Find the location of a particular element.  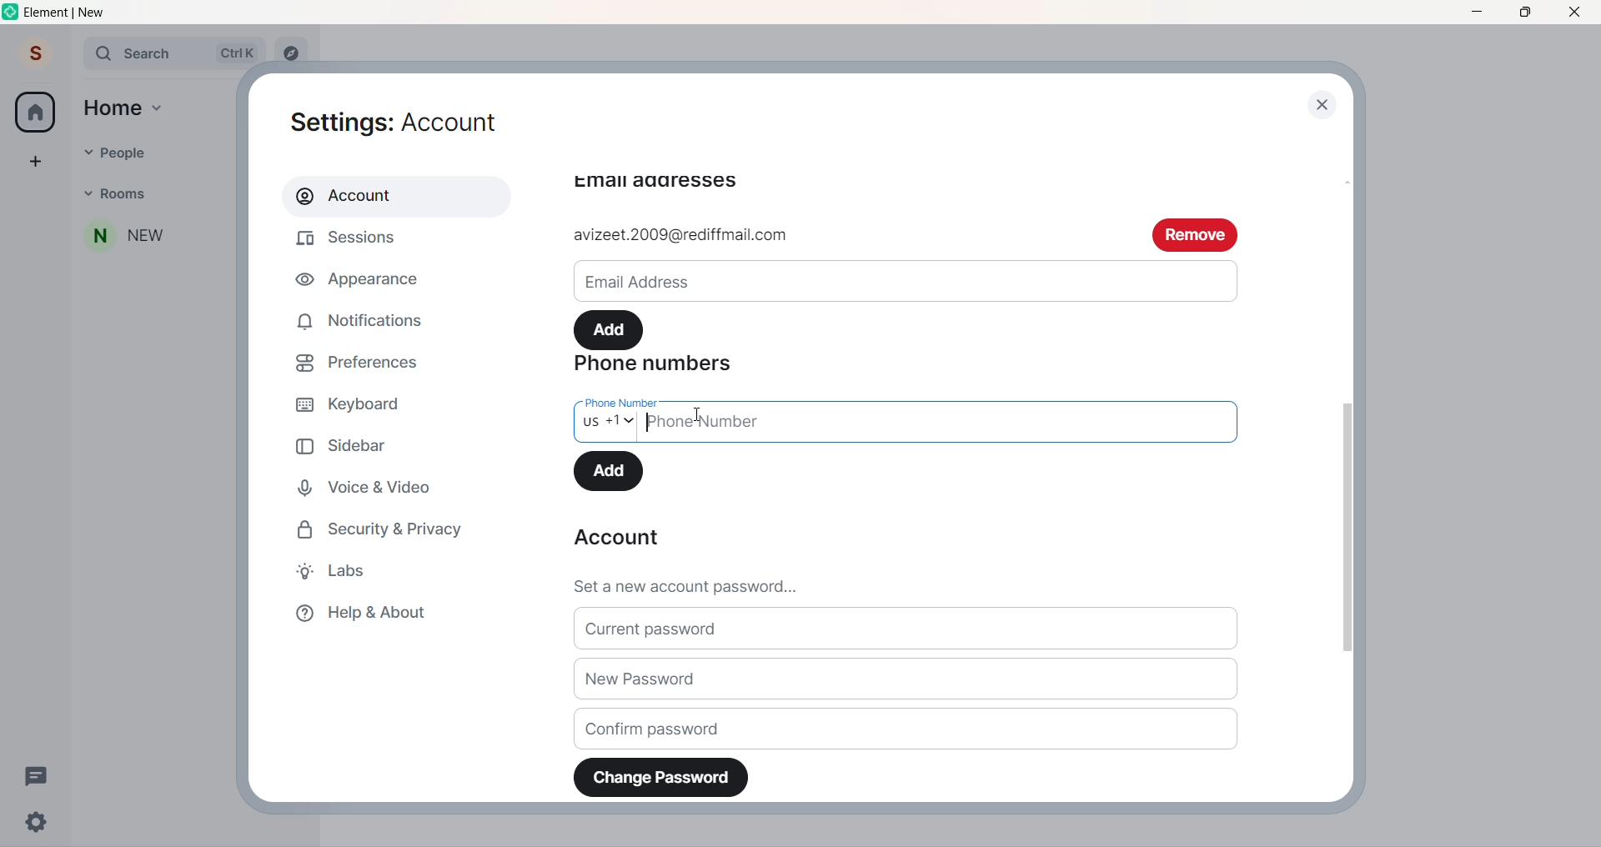

remove is located at coordinates (1196, 233).